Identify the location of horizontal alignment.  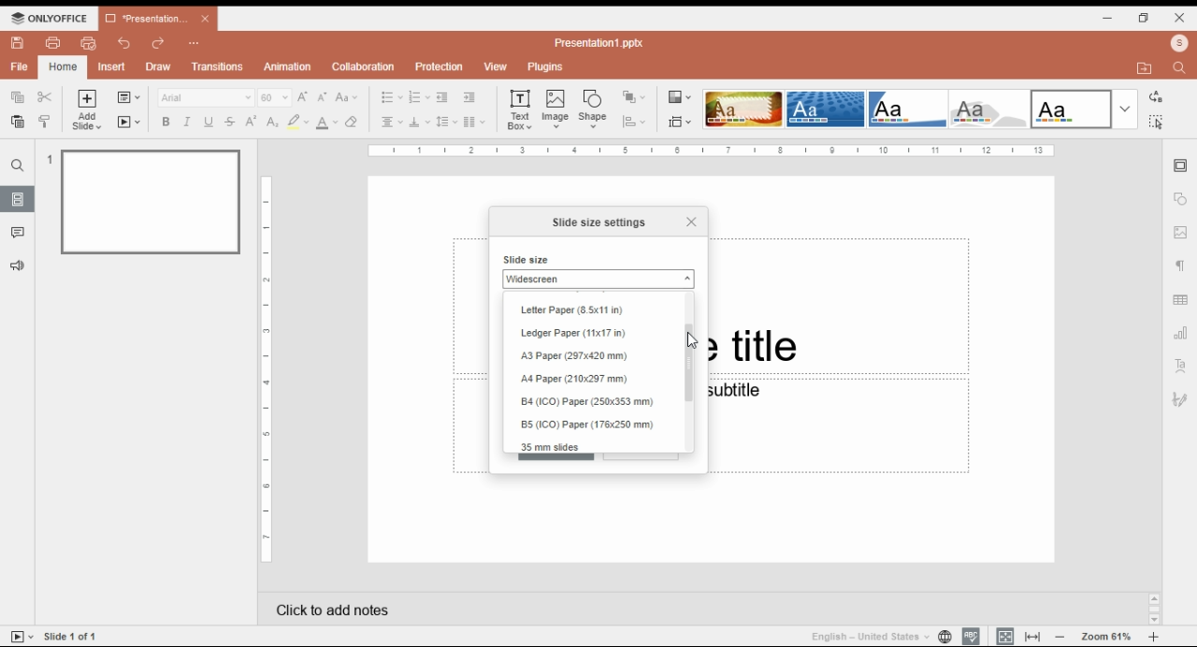
(390, 123).